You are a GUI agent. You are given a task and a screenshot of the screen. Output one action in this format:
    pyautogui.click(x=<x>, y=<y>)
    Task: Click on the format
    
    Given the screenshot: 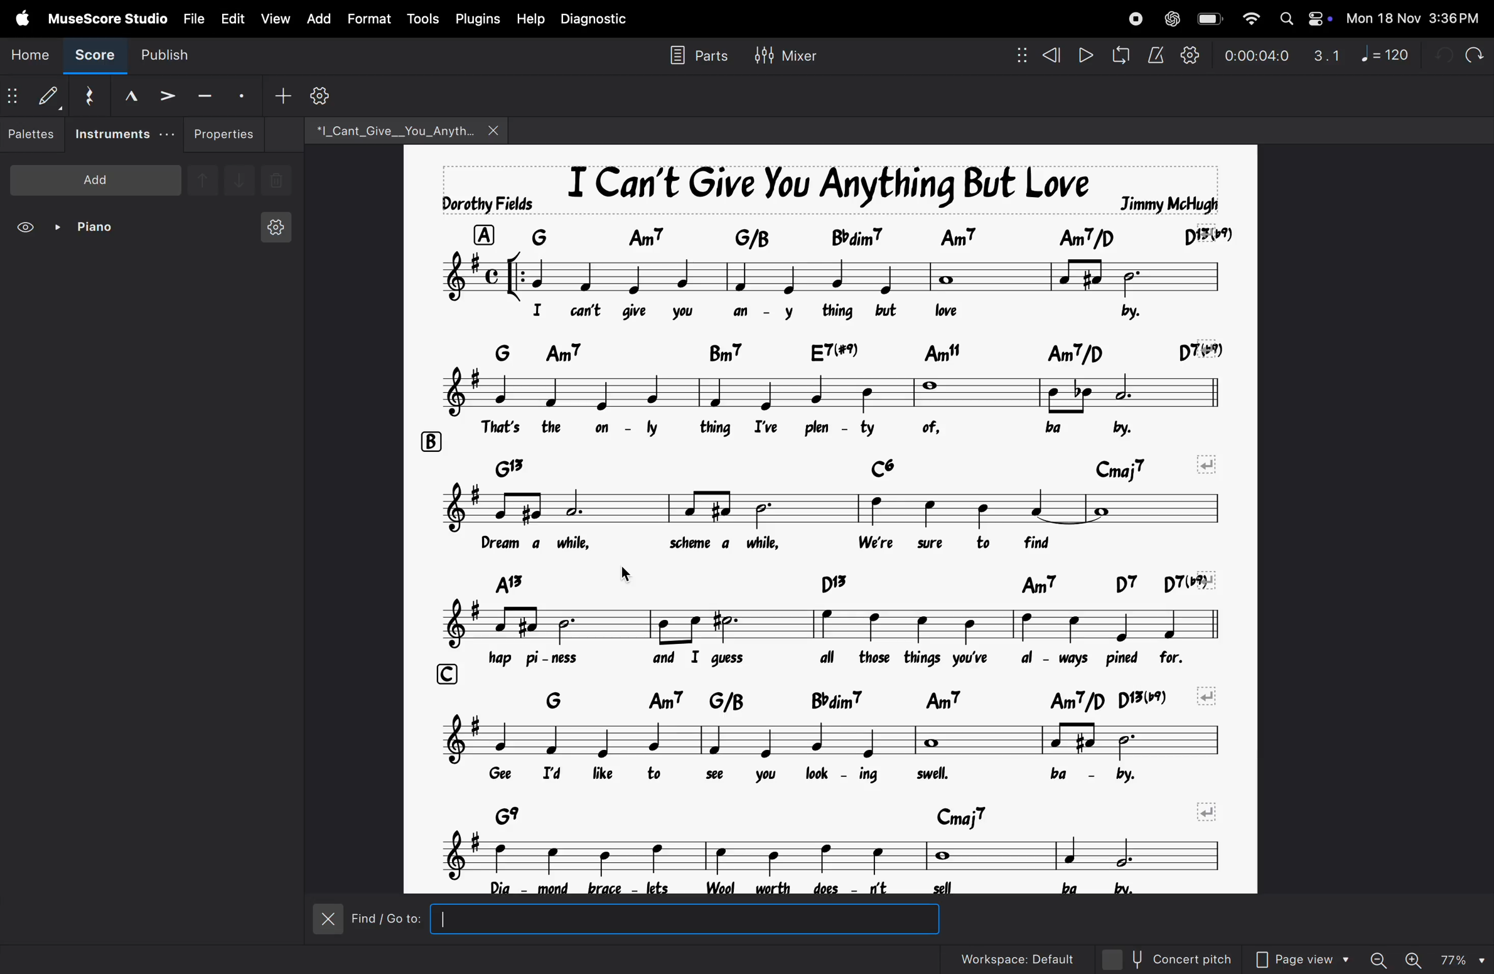 What is the action you would take?
    pyautogui.click(x=369, y=19)
    